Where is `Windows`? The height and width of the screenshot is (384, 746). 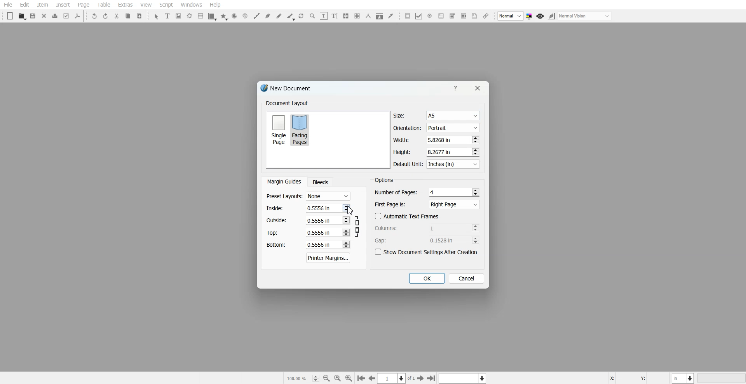 Windows is located at coordinates (192, 5).